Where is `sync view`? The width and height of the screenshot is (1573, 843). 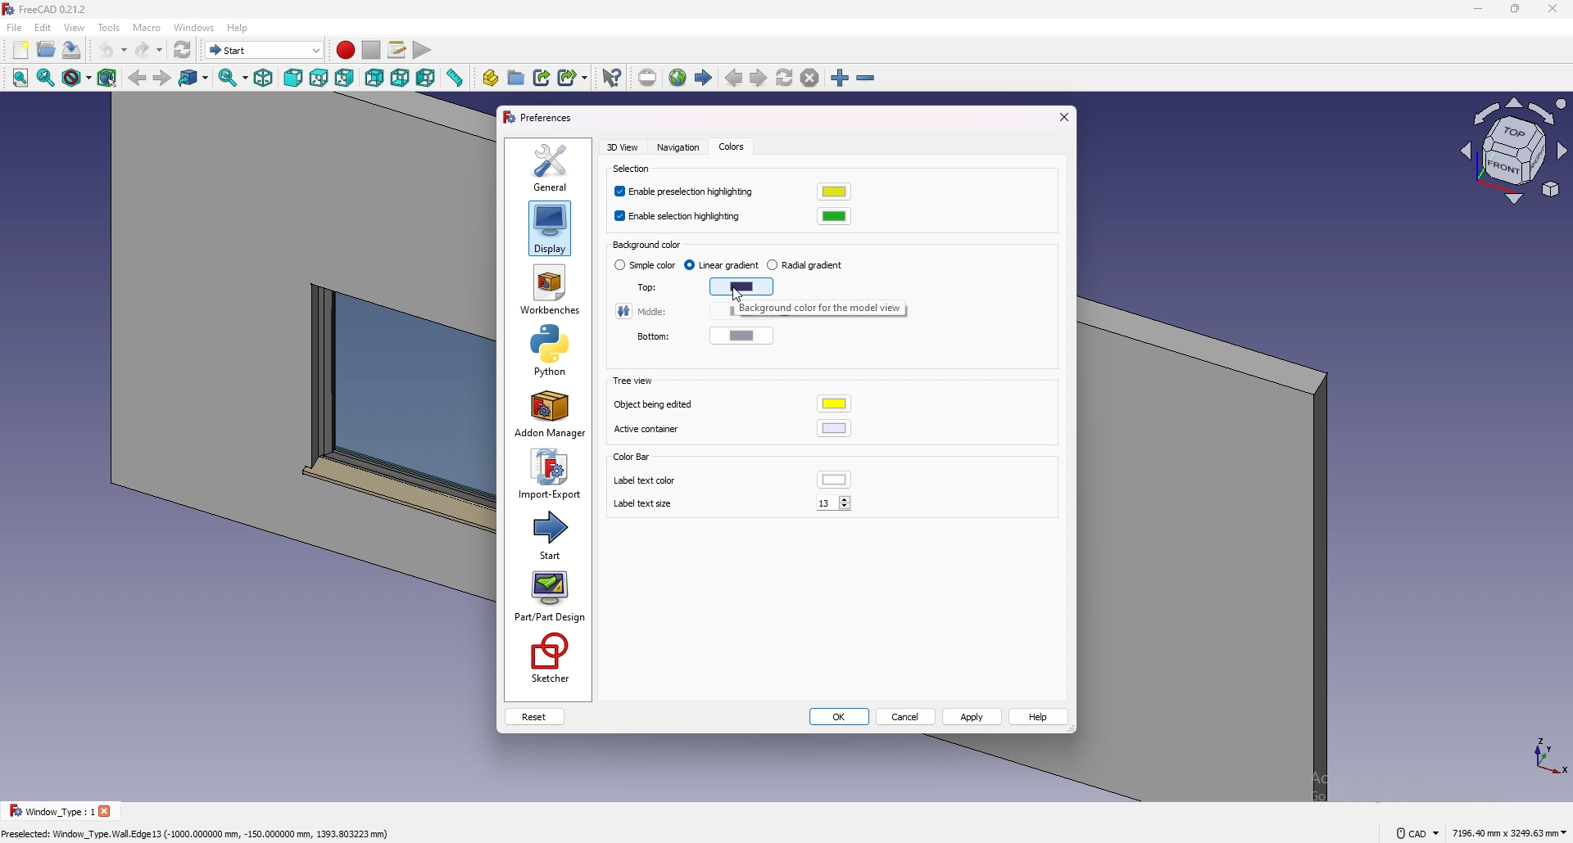 sync view is located at coordinates (233, 78).